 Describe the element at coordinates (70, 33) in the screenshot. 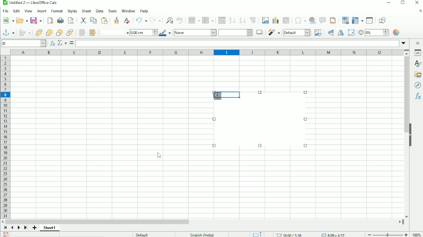

I see `send to back` at that location.